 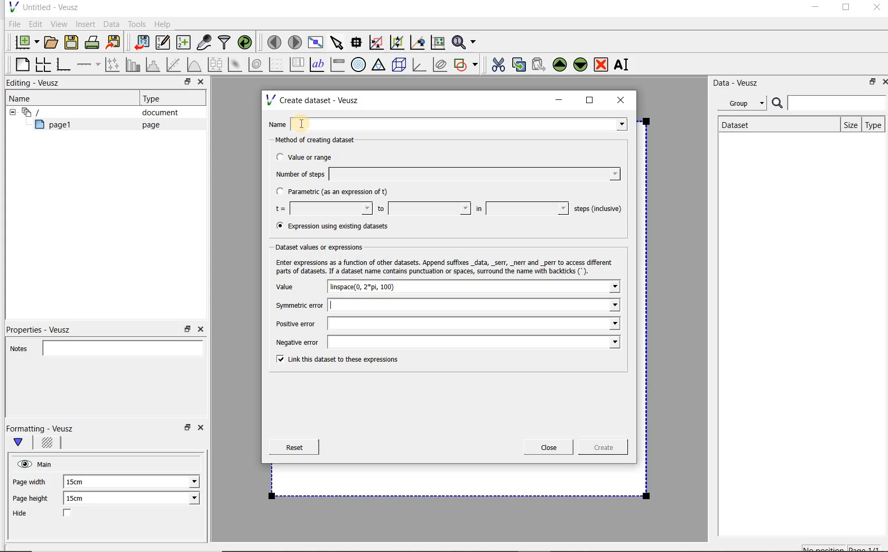 What do you see at coordinates (175, 65) in the screenshot?
I see `Fit a function to data` at bounding box center [175, 65].